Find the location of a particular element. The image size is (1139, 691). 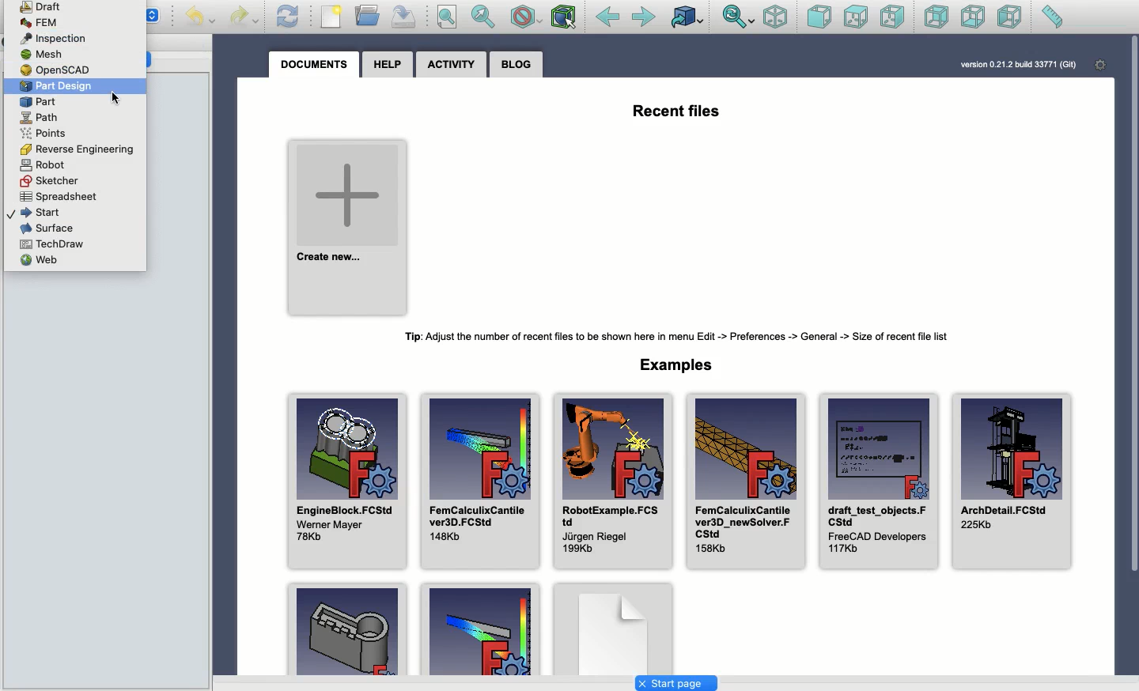

Sync view is located at coordinates (737, 17).